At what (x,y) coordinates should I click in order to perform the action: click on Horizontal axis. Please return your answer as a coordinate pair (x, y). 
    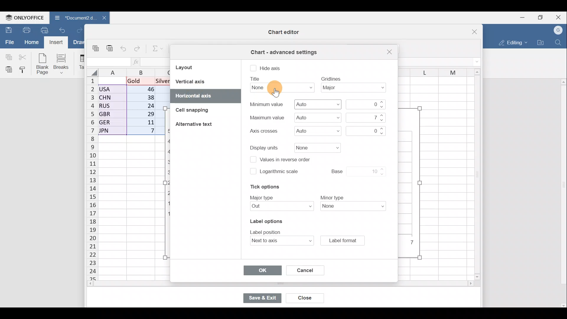
    Looking at the image, I should click on (202, 95).